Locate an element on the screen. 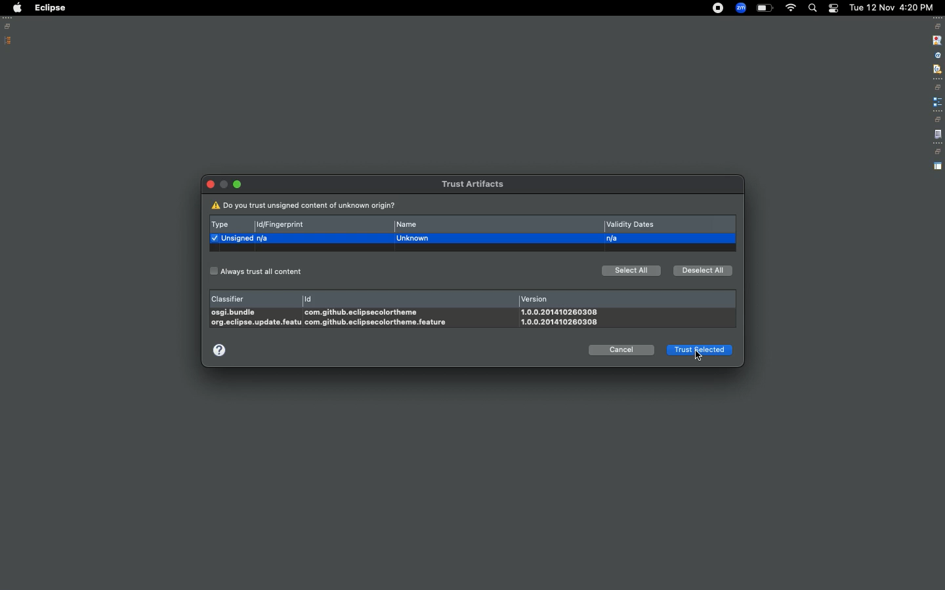  Minimize is located at coordinates (239, 185).